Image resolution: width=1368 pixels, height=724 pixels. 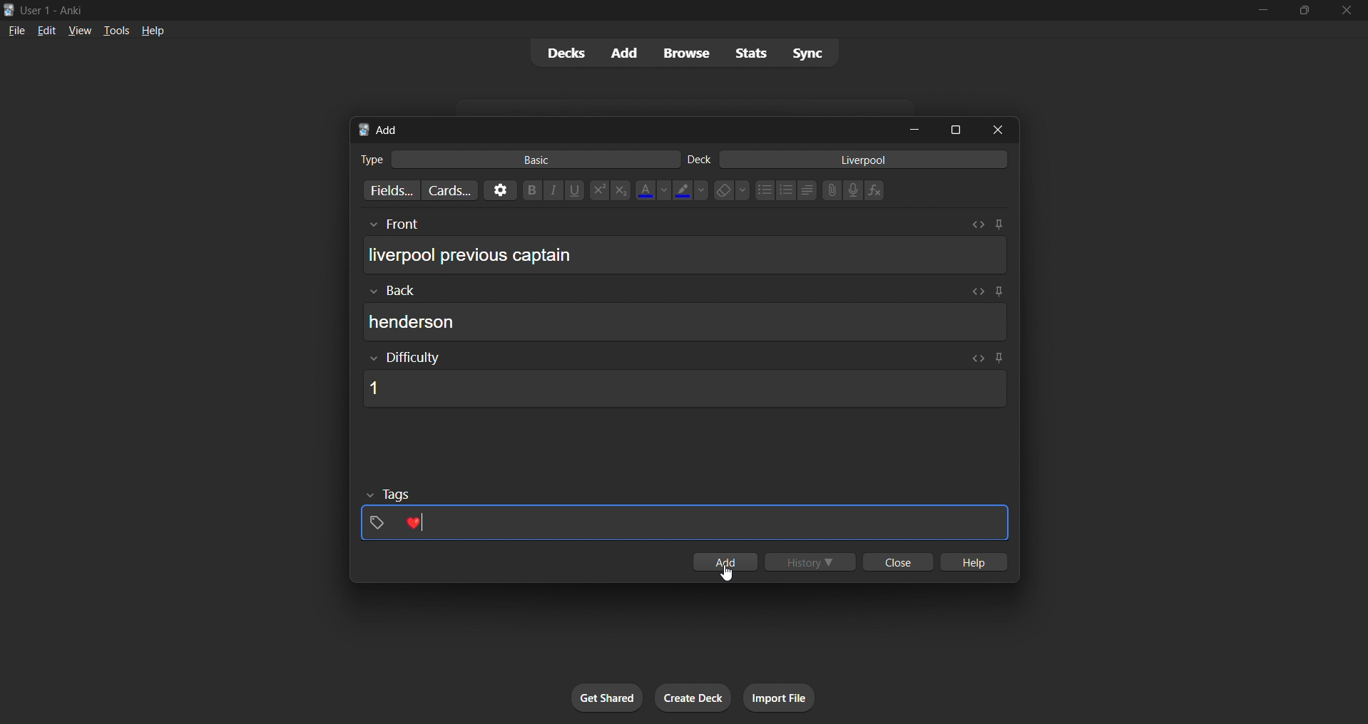 What do you see at coordinates (694, 698) in the screenshot?
I see `create deck` at bounding box center [694, 698].